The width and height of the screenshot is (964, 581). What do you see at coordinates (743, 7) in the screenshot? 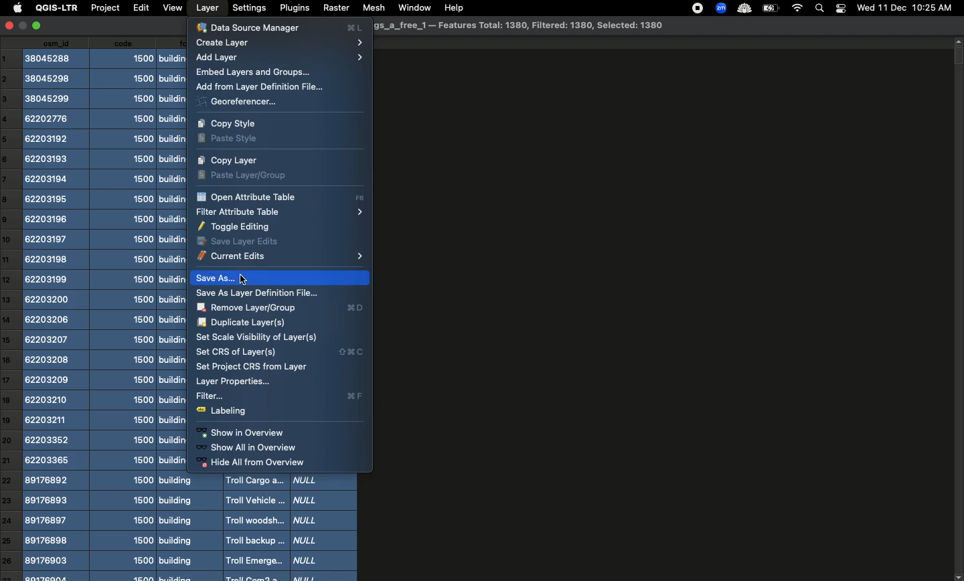
I see `cloud` at bounding box center [743, 7].